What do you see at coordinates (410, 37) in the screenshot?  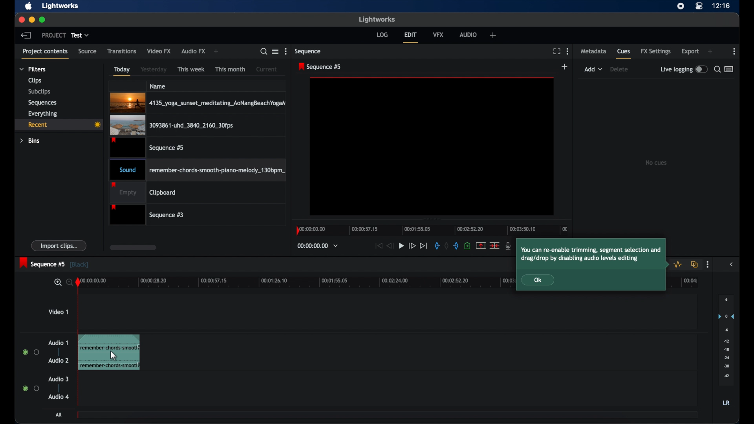 I see `edit` at bounding box center [410, 37].